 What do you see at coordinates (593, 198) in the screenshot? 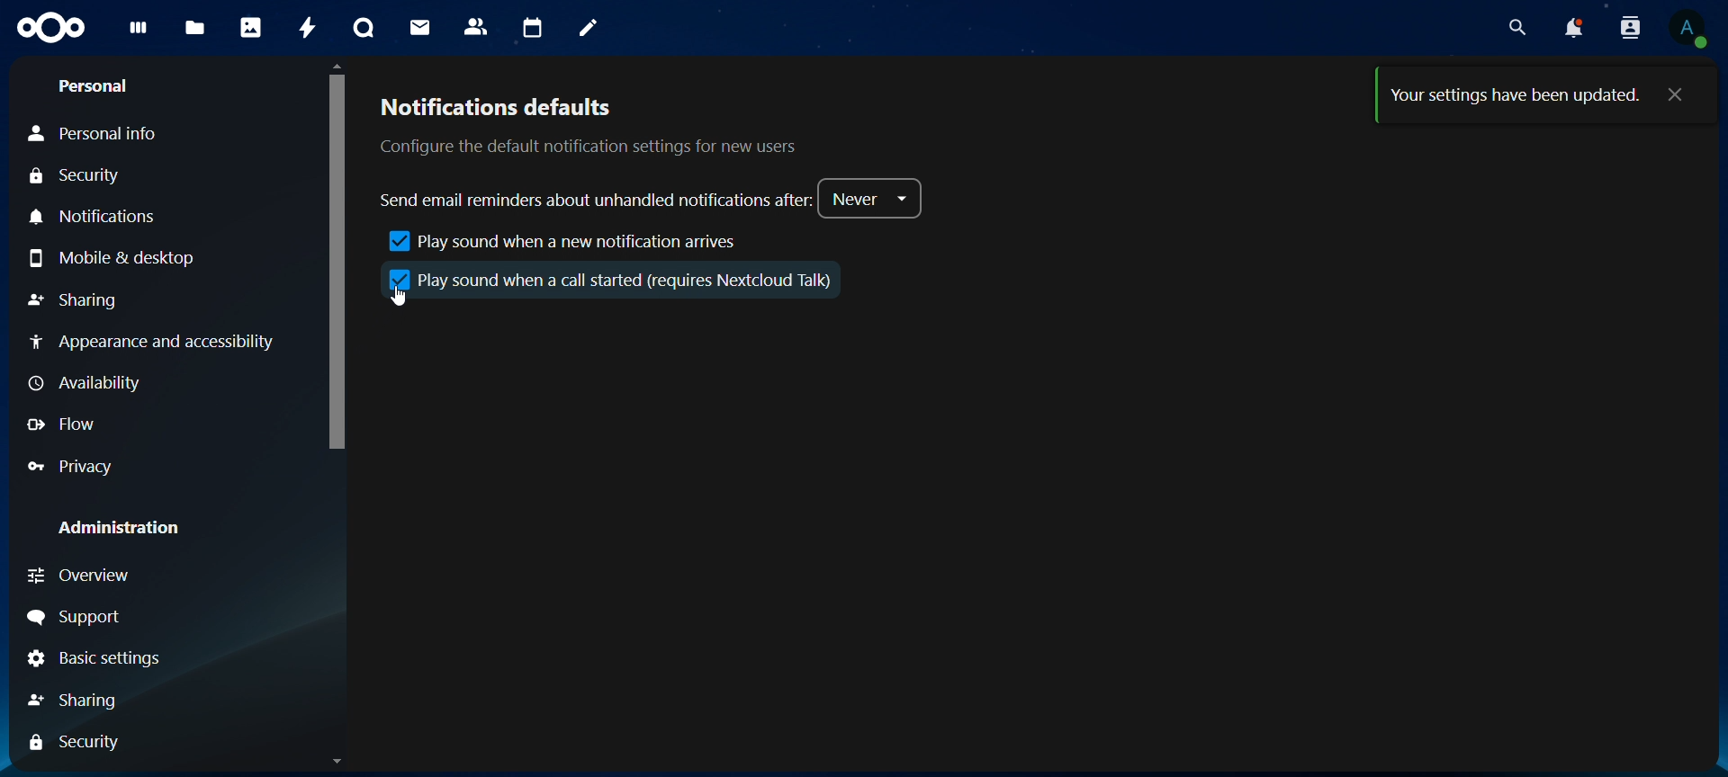
I see `send email reminders about unhandled notifications after` at bounding box center [593, 198].